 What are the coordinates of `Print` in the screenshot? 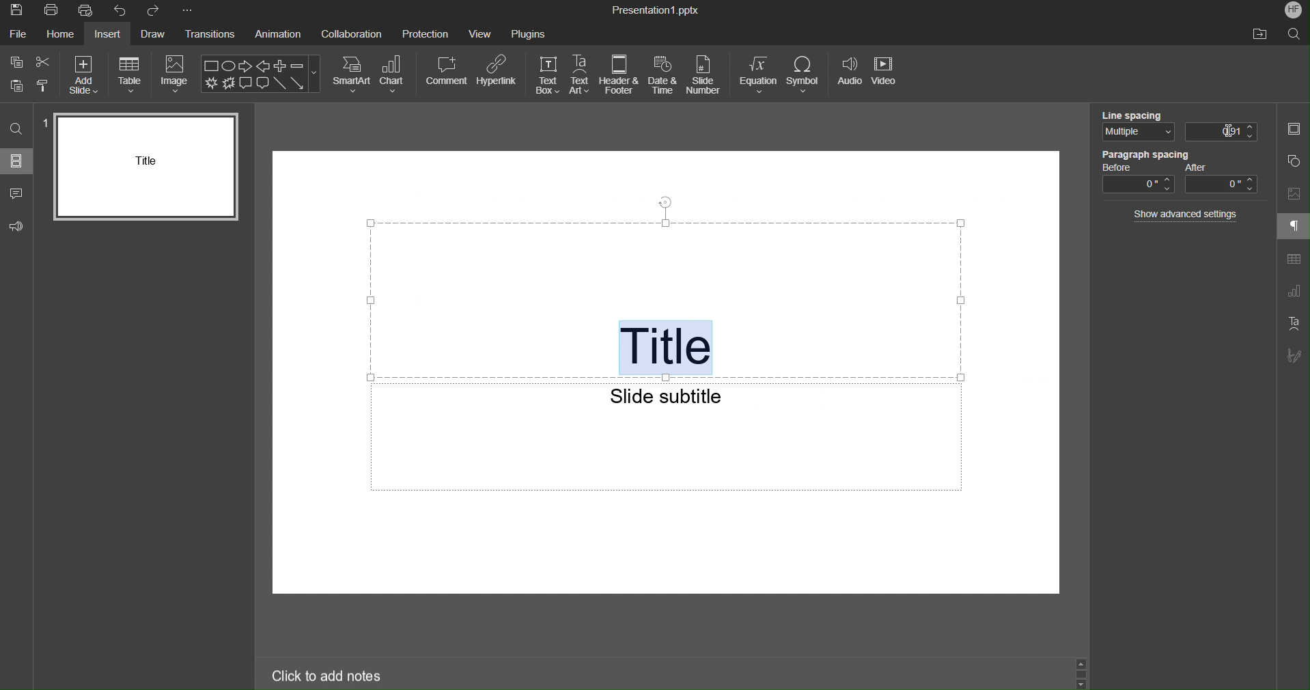 It's located at (51, 12).